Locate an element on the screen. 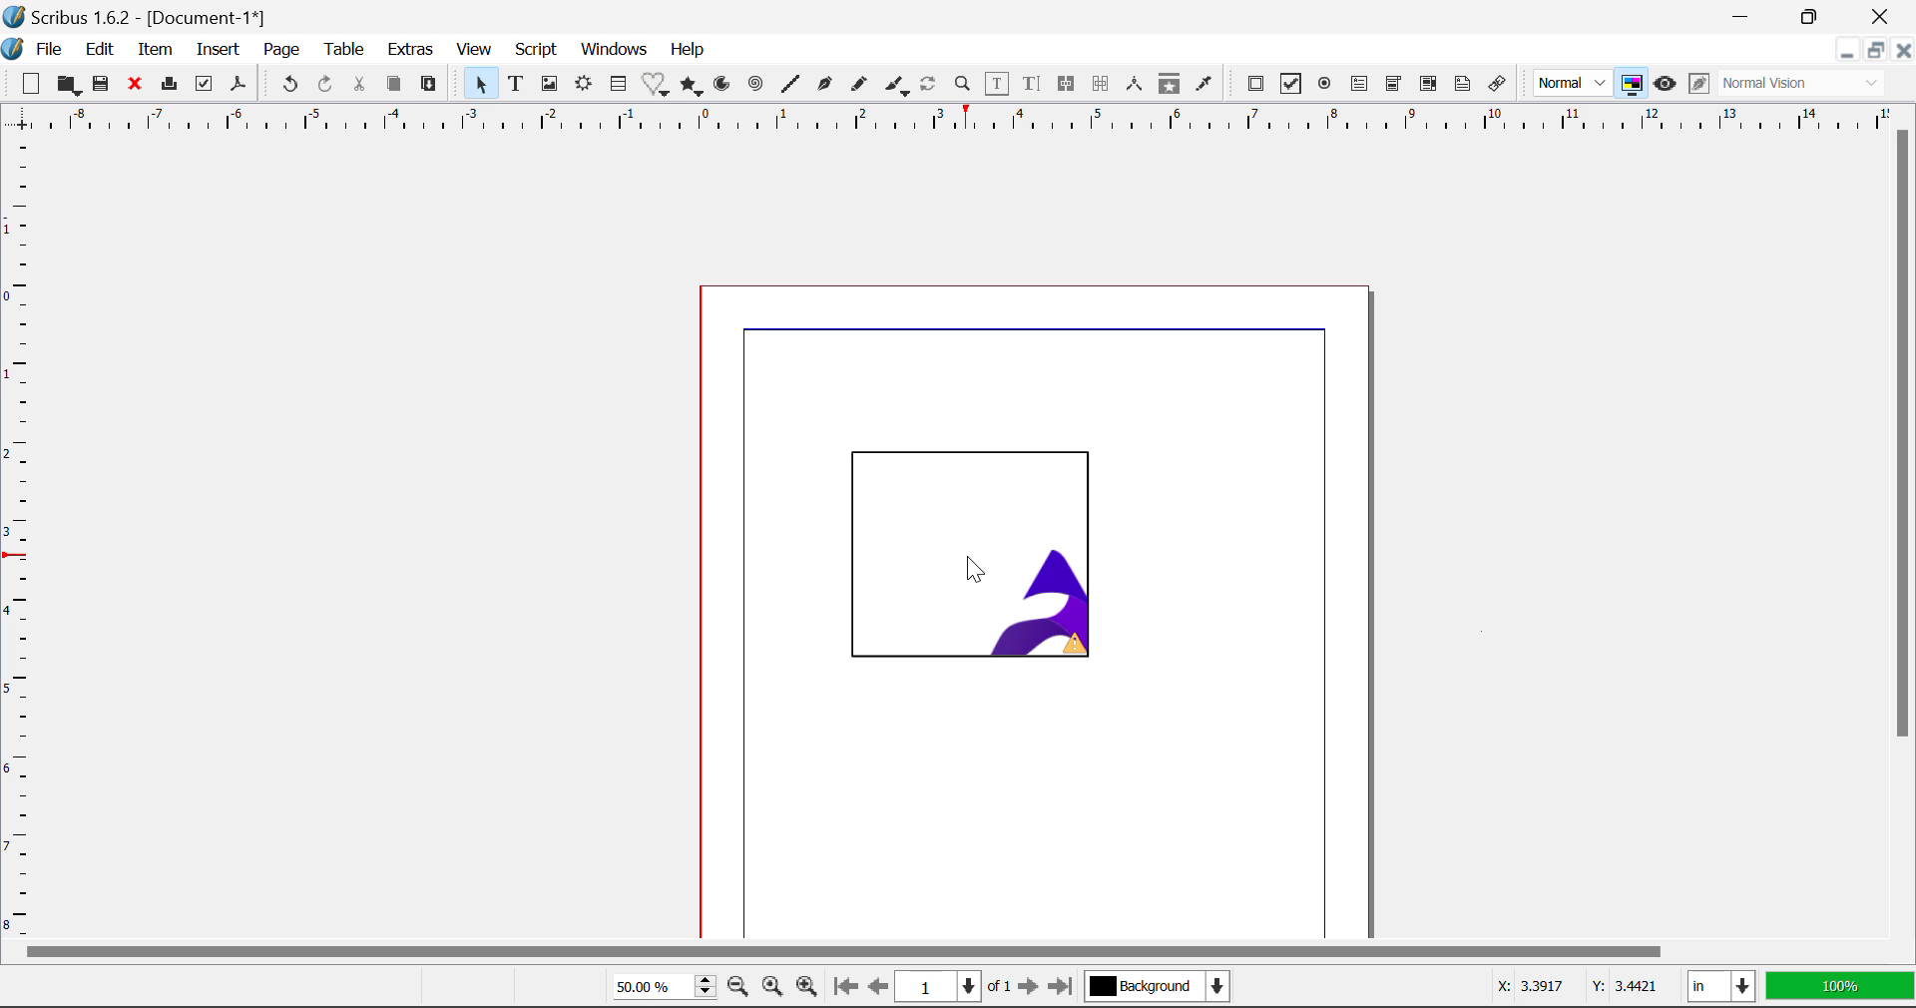 The height and width of the screenshot is (1008, 1916). Calligraphic Line is located at coordinates (899, 87).